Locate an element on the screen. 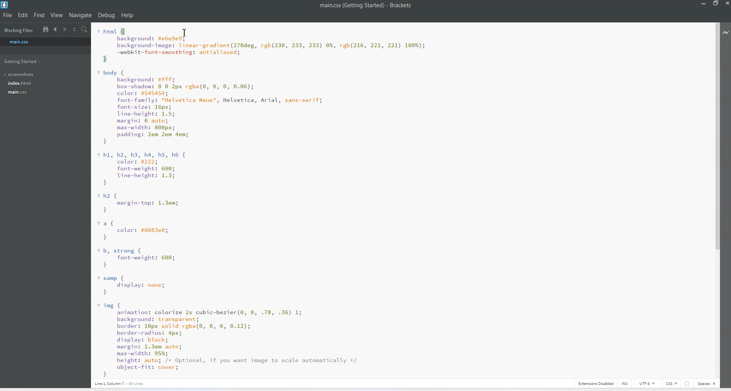  index.html is located at coordinates (19, 83).